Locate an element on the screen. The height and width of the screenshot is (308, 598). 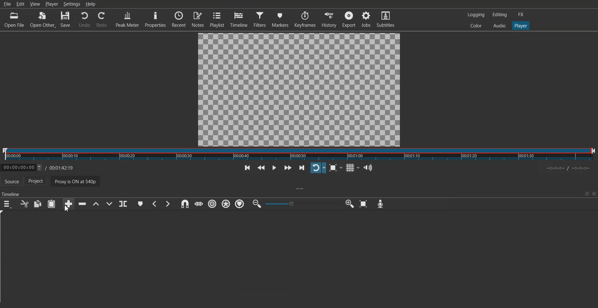
Skip to next point is located at coordinates (302, 168).